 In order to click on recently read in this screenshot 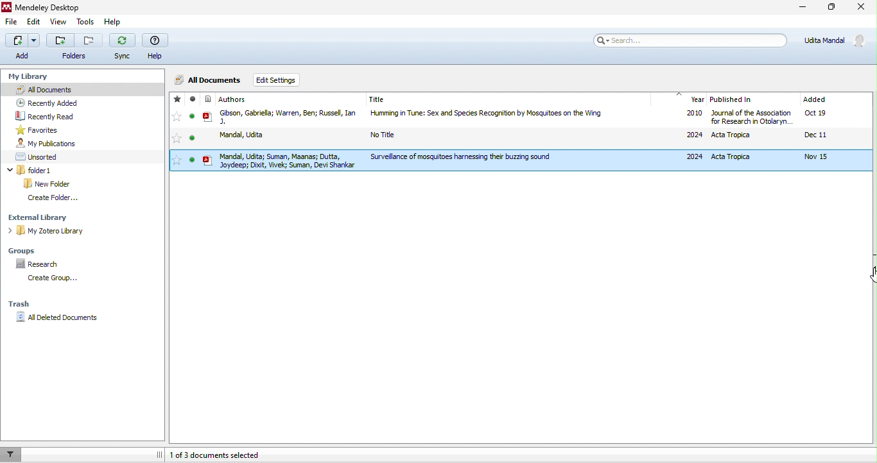, I will do `click(46, 115)`.